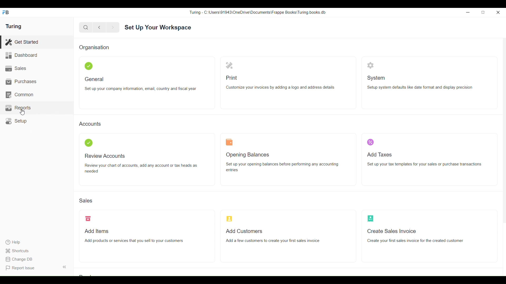 This screenshot has height=284, width=506. I want to click on Add Customers icon, so click(229, 219).